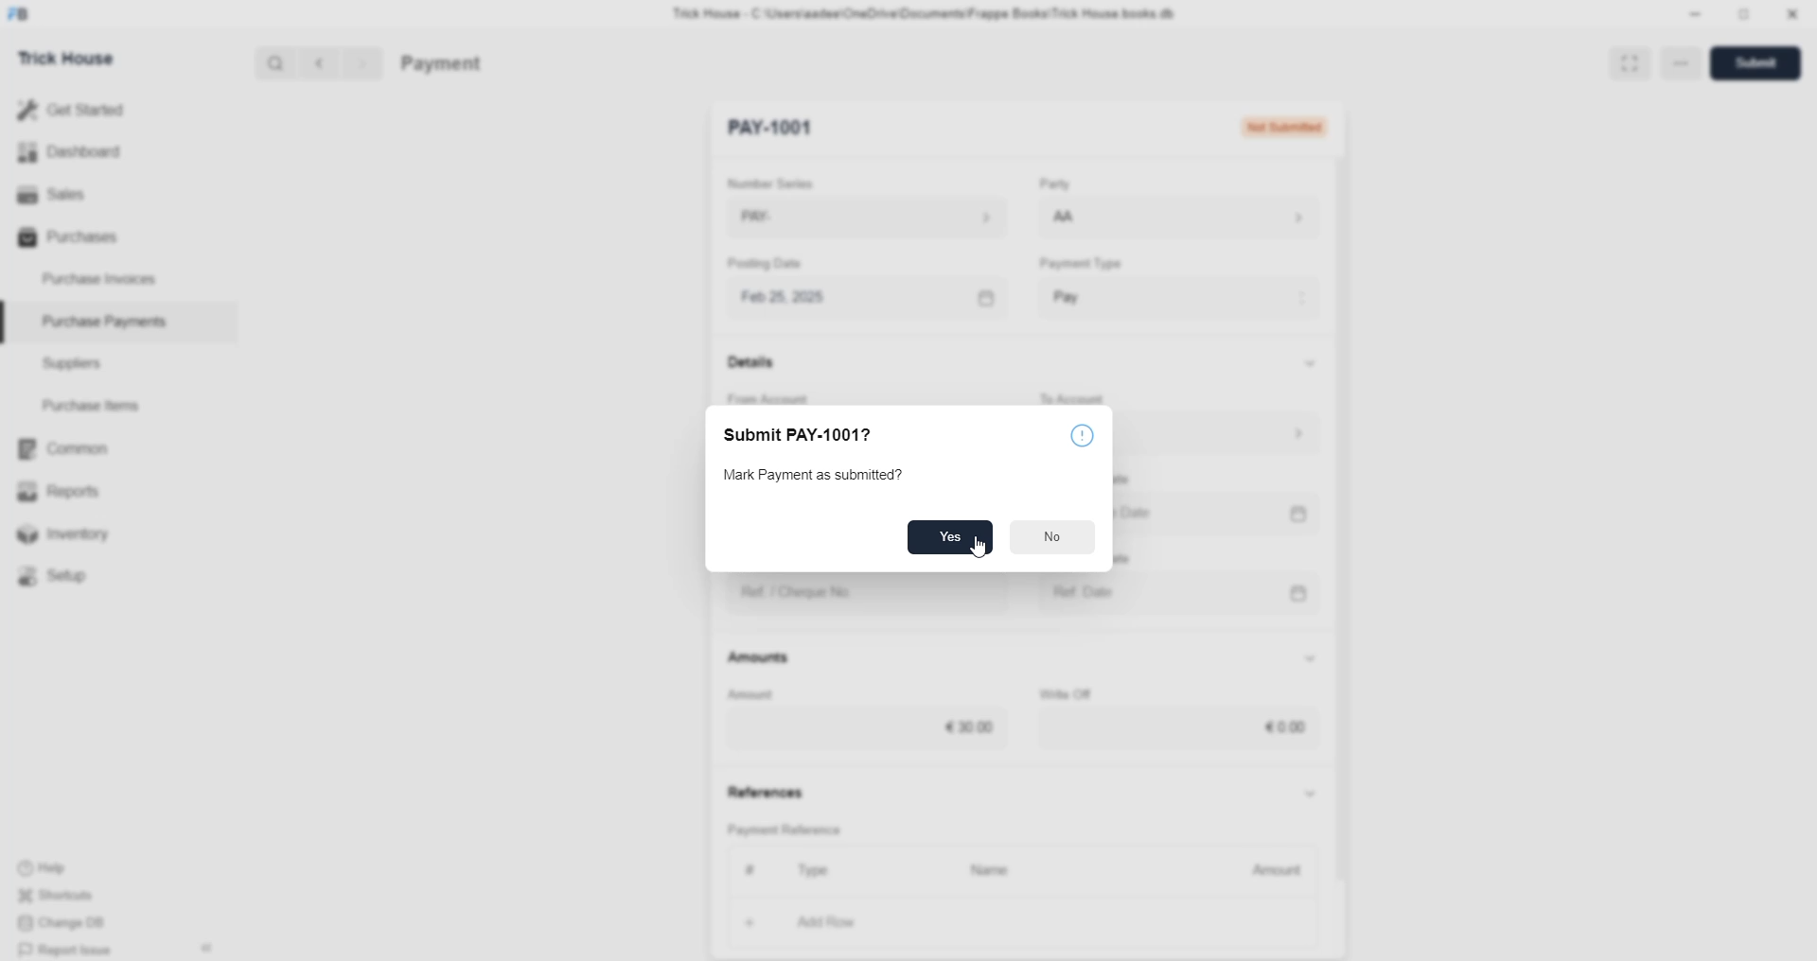 The image size is (1817, 961). What do you see at coordinates (60, 57) in the screenshot?
I see `Trick House` at bounding box center [60, 57].